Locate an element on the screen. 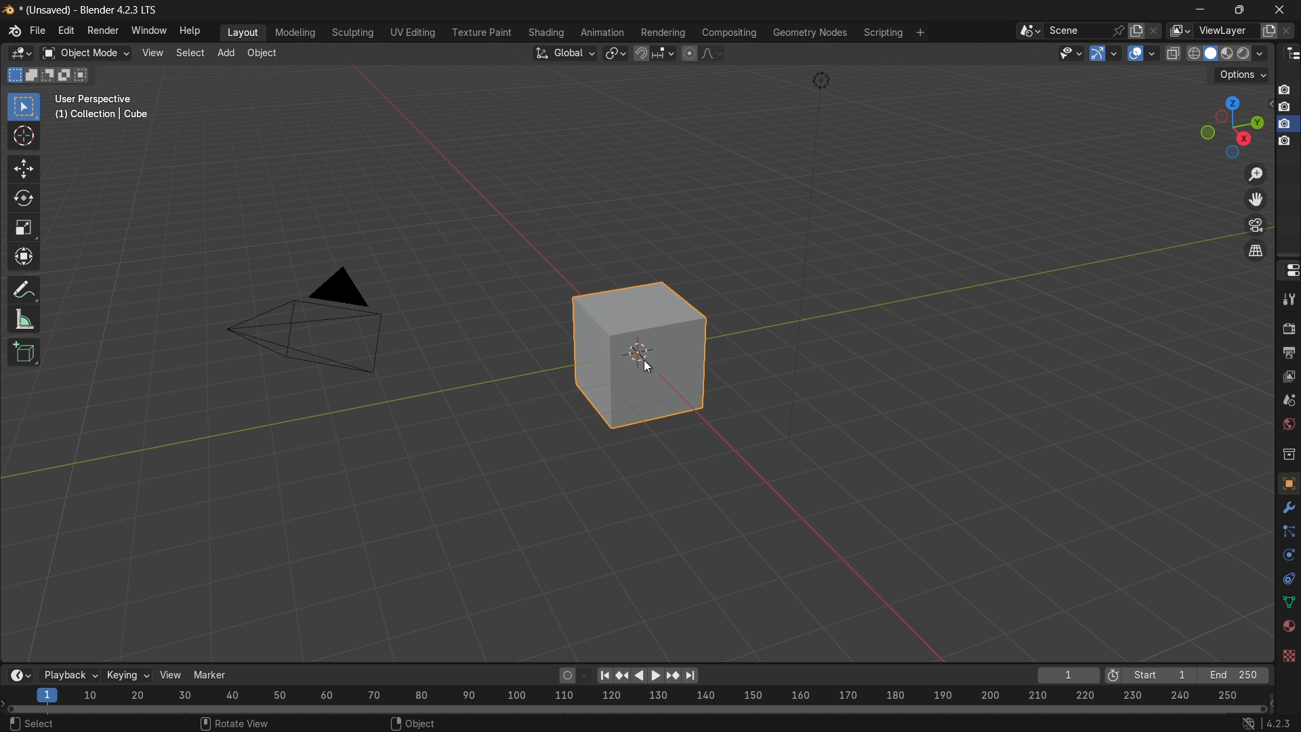  editor type is located at coordinates (1290, 55).